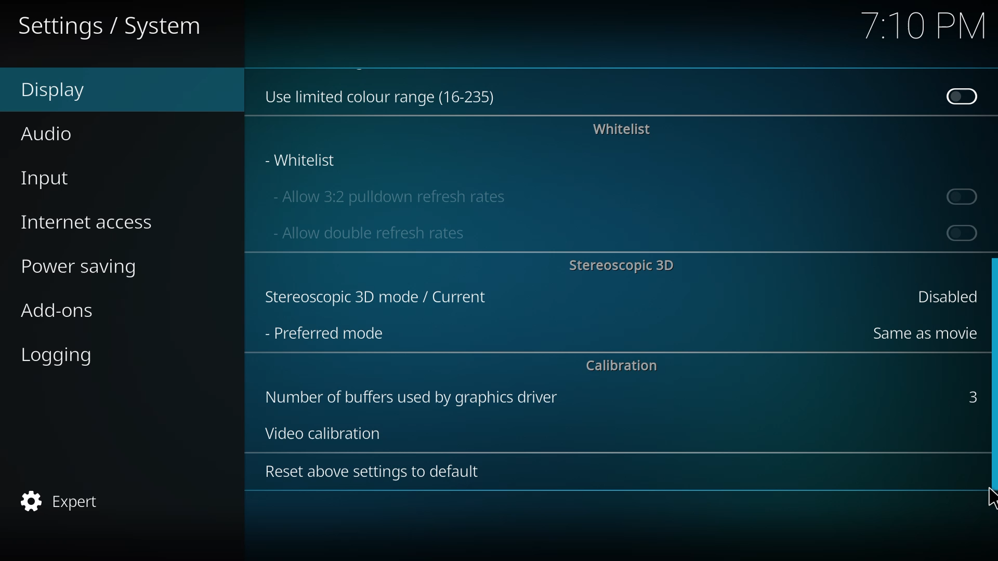 This screenshot has height=561, width=998. Describe the element at coordinates (986, 499) in the screenshot. I see `cursor` at that location.